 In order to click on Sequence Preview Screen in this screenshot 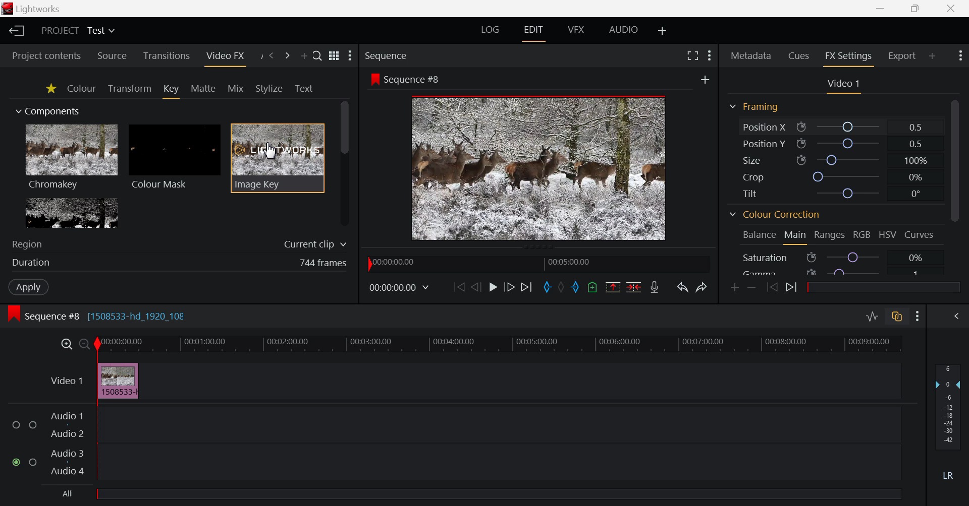, I will do `click(539, 168)`.